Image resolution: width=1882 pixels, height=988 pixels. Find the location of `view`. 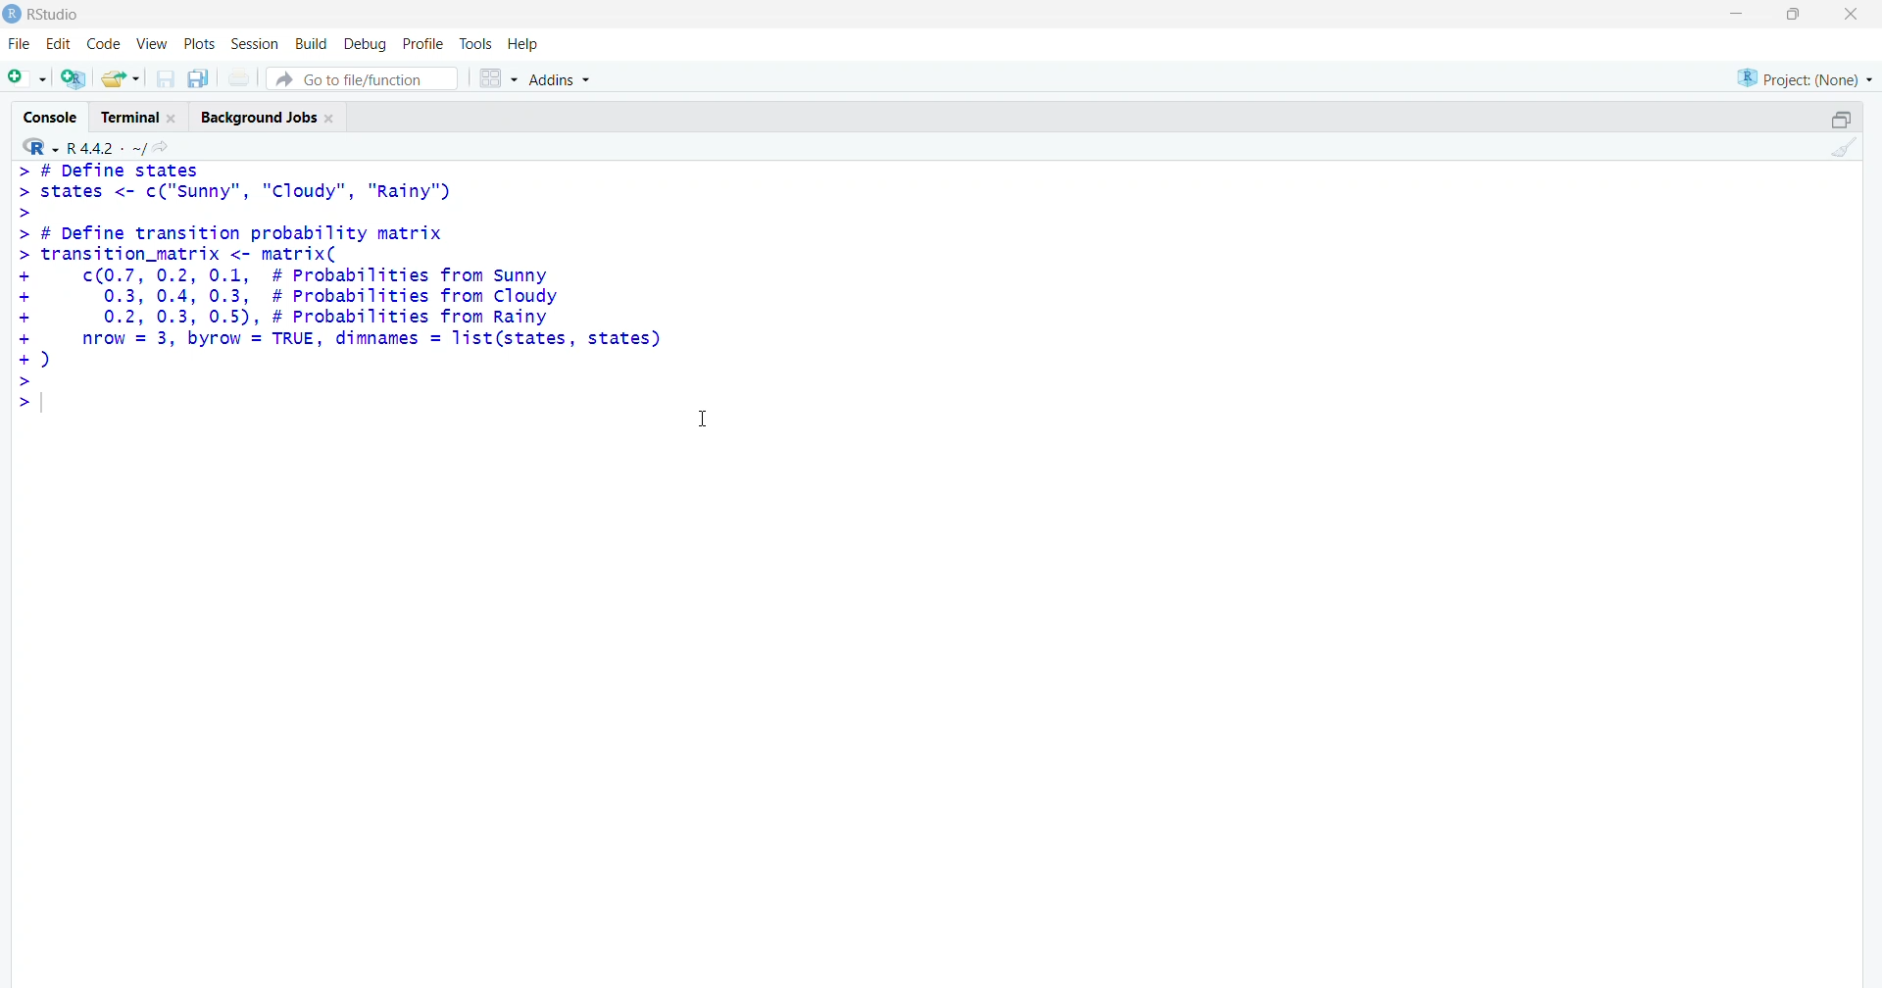

view is located at coordinates (152, 42).